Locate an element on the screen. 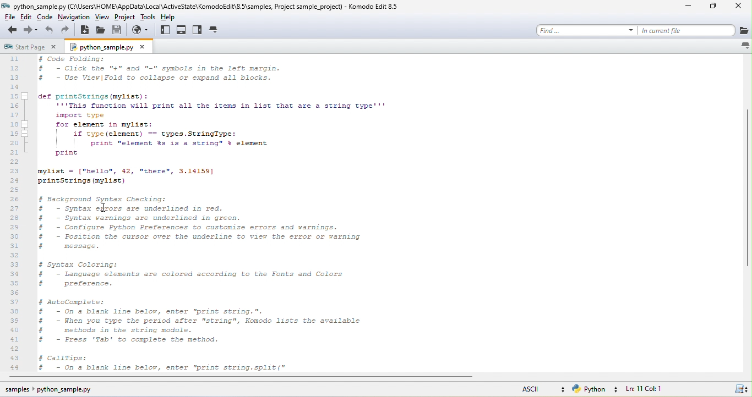 The width and height of the screenshot is (752, 397). left pane is located at coordinates (163, 30).